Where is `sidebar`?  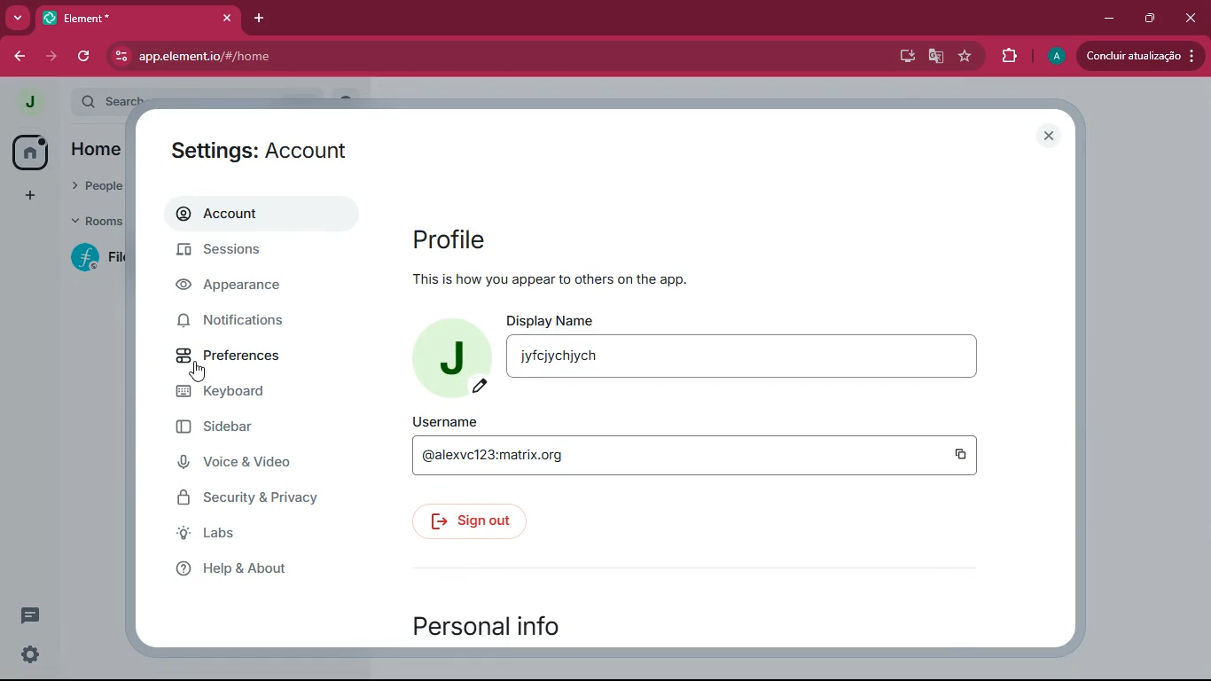 sidebar is located at coordinates (249, 430).